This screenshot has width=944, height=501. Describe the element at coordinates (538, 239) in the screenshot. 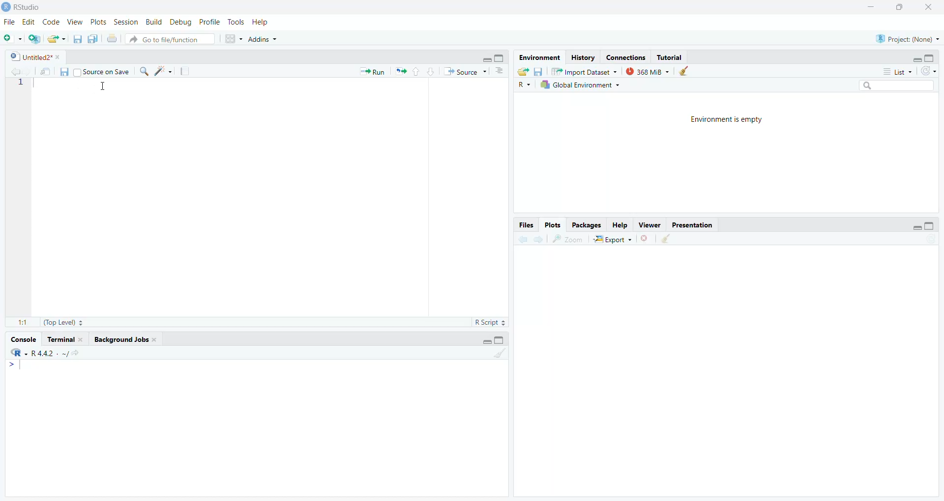

I see `next` at that location.